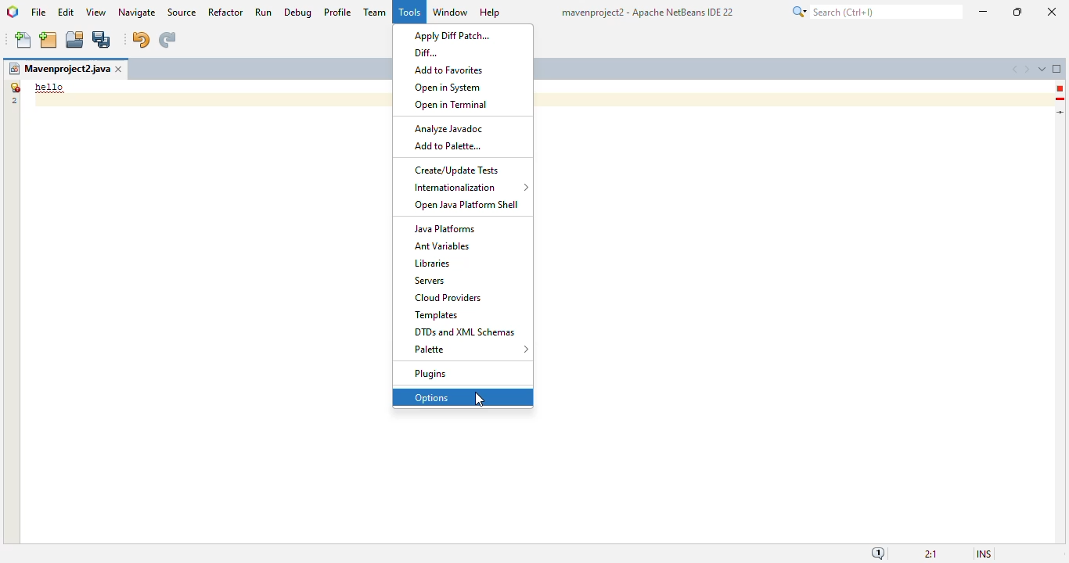 The image size is (1069, 563). Describe the element at coordinates (491, 13) in the screenshot. I see `help` at that location.